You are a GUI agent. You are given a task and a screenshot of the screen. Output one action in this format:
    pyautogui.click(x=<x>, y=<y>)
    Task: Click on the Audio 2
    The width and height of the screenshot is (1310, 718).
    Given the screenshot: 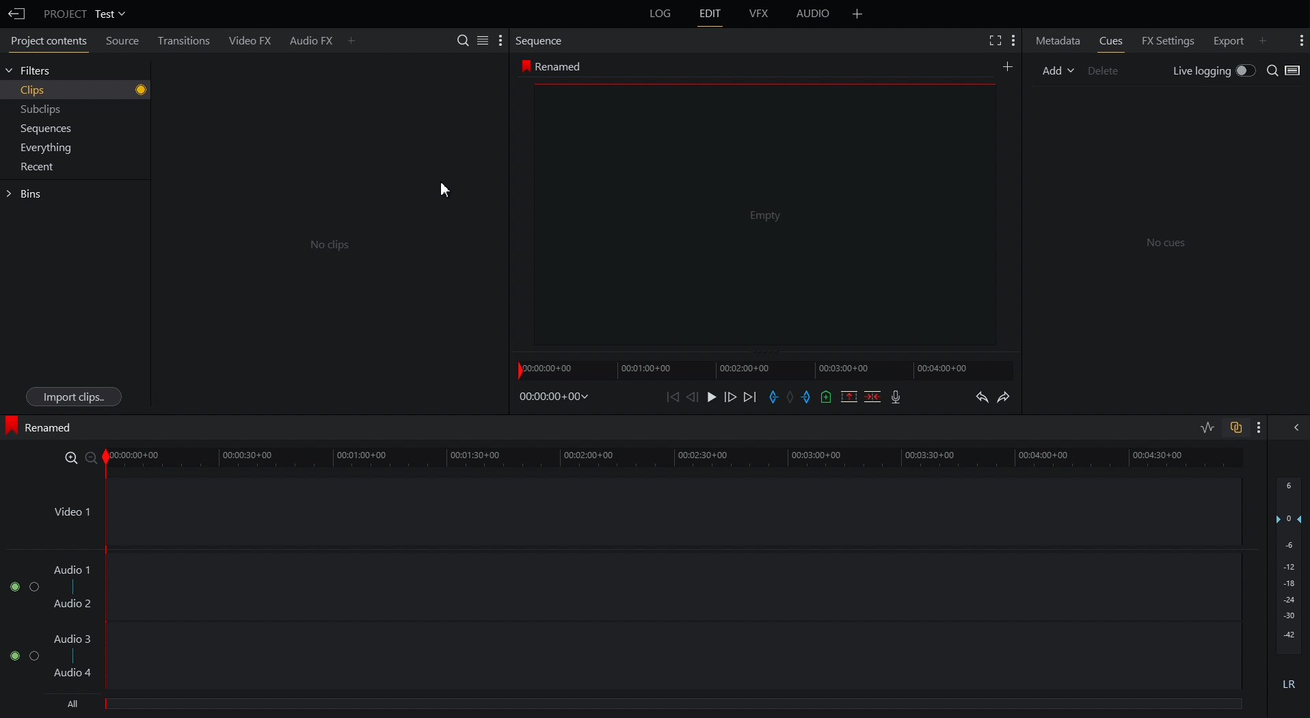 What is the action you would take?
    pyautogui.click(x=74, y=603)
    